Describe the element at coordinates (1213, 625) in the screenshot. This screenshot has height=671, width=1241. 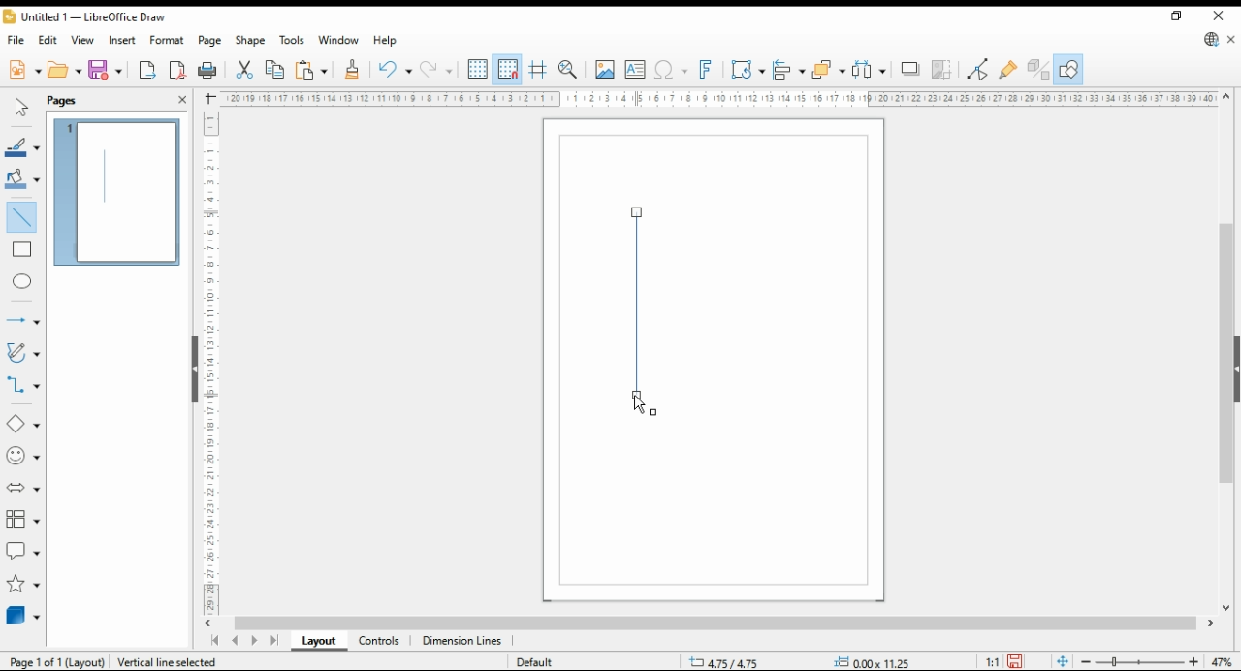
I see `move right` at that location.